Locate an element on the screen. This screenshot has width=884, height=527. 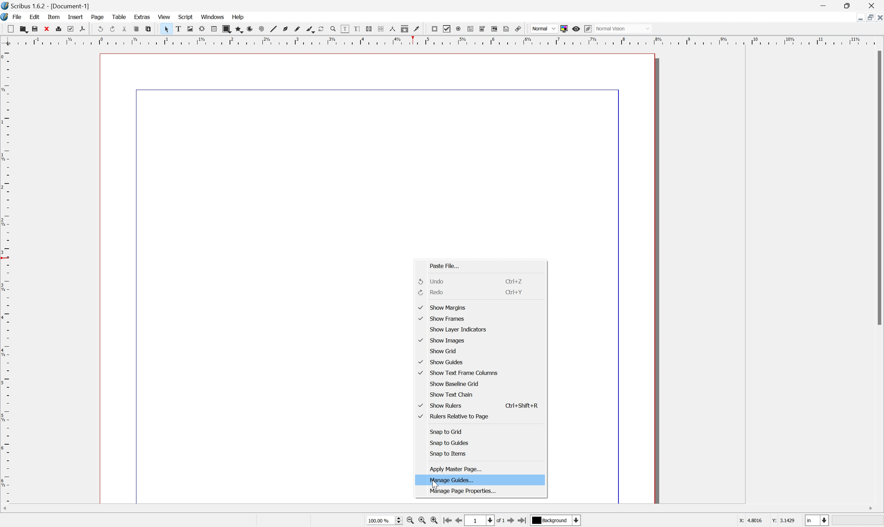
ctrl+z is located at coordinates (515, 281).